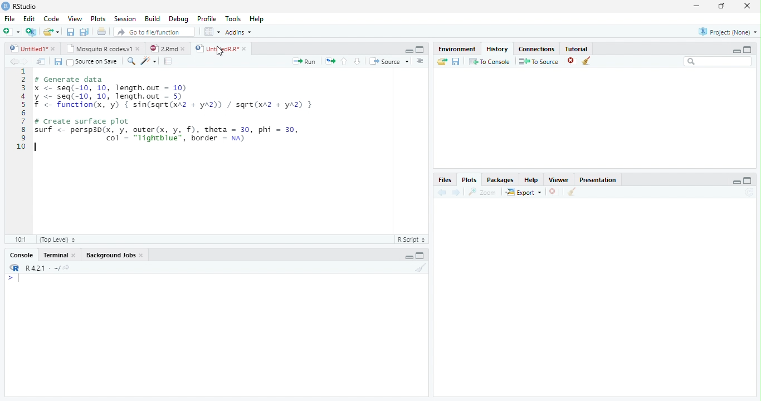 The height and width of the screenshot is (401, 761). What do you see at coordinates (55, 255) in the screenshot?
I see `Terminal` at bounding box center [55, 255].